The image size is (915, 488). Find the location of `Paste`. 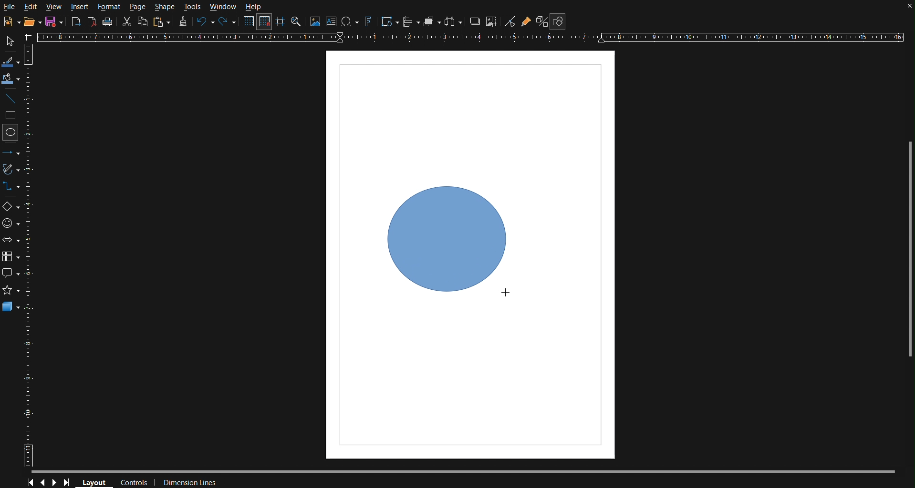

Paste is located at coordinates (162, 22).